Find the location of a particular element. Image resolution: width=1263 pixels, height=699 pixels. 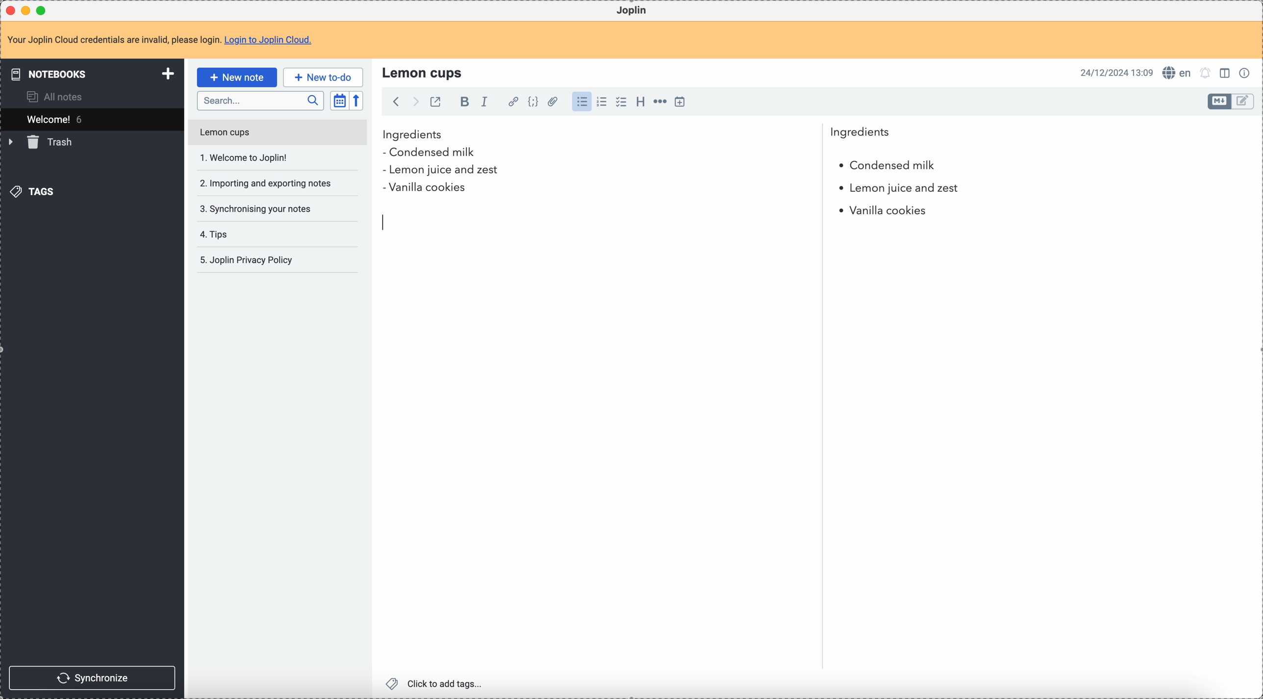

foward is located at coordinates (414, 102).